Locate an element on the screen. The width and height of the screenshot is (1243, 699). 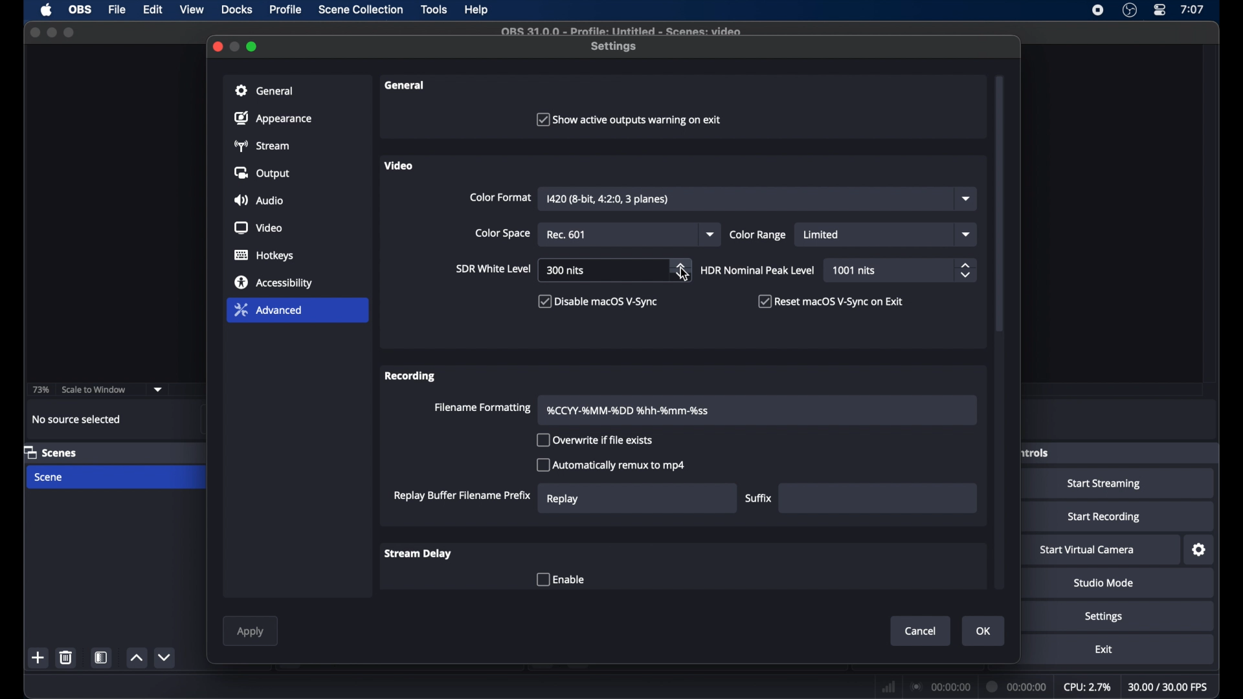
settings is located at coordinates (1200, 550).